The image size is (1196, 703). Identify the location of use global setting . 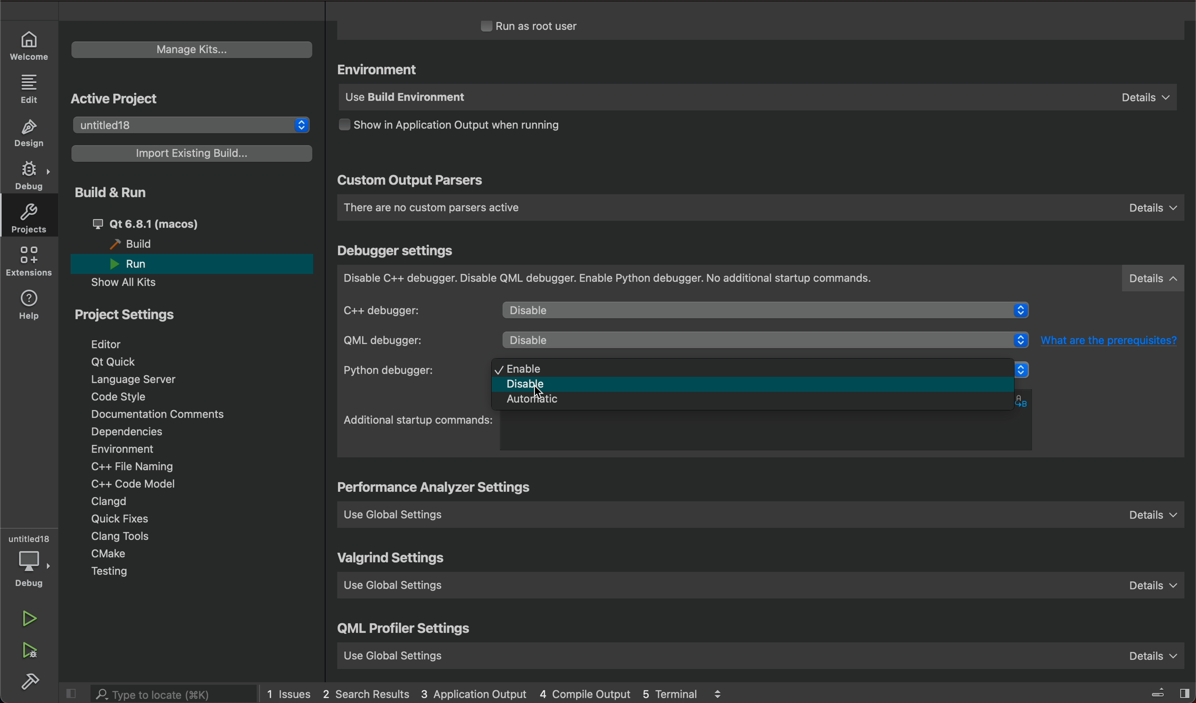
(764, 589).